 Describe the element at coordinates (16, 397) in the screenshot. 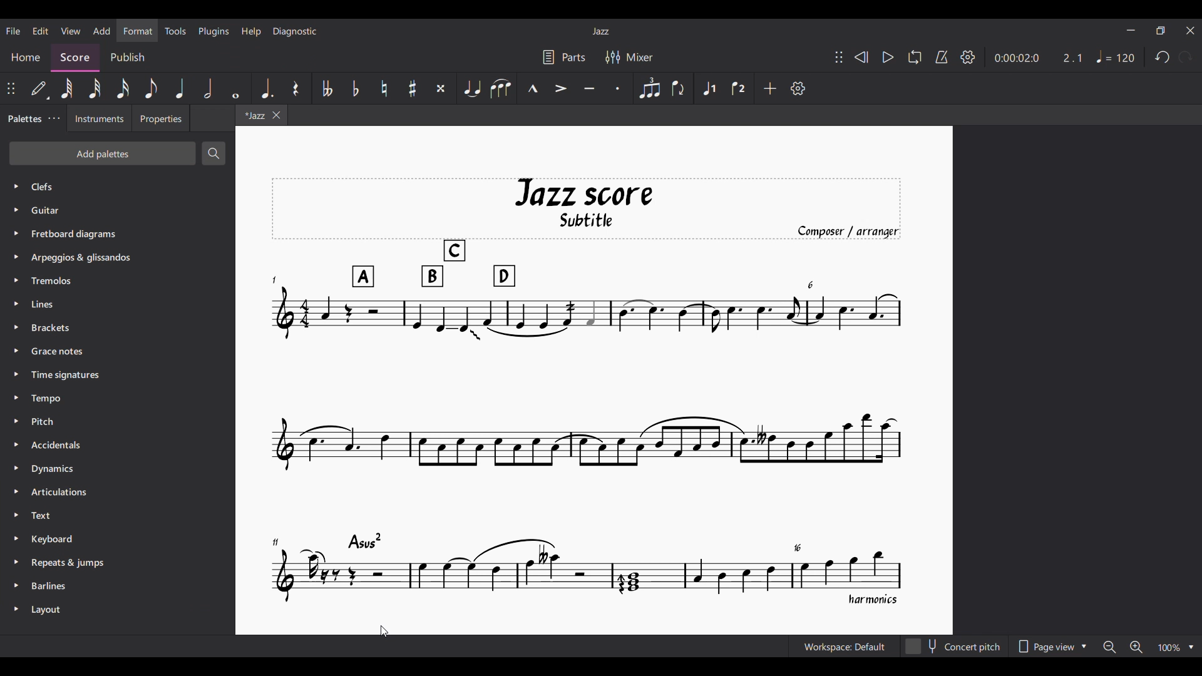

I see `Expand` at that location.